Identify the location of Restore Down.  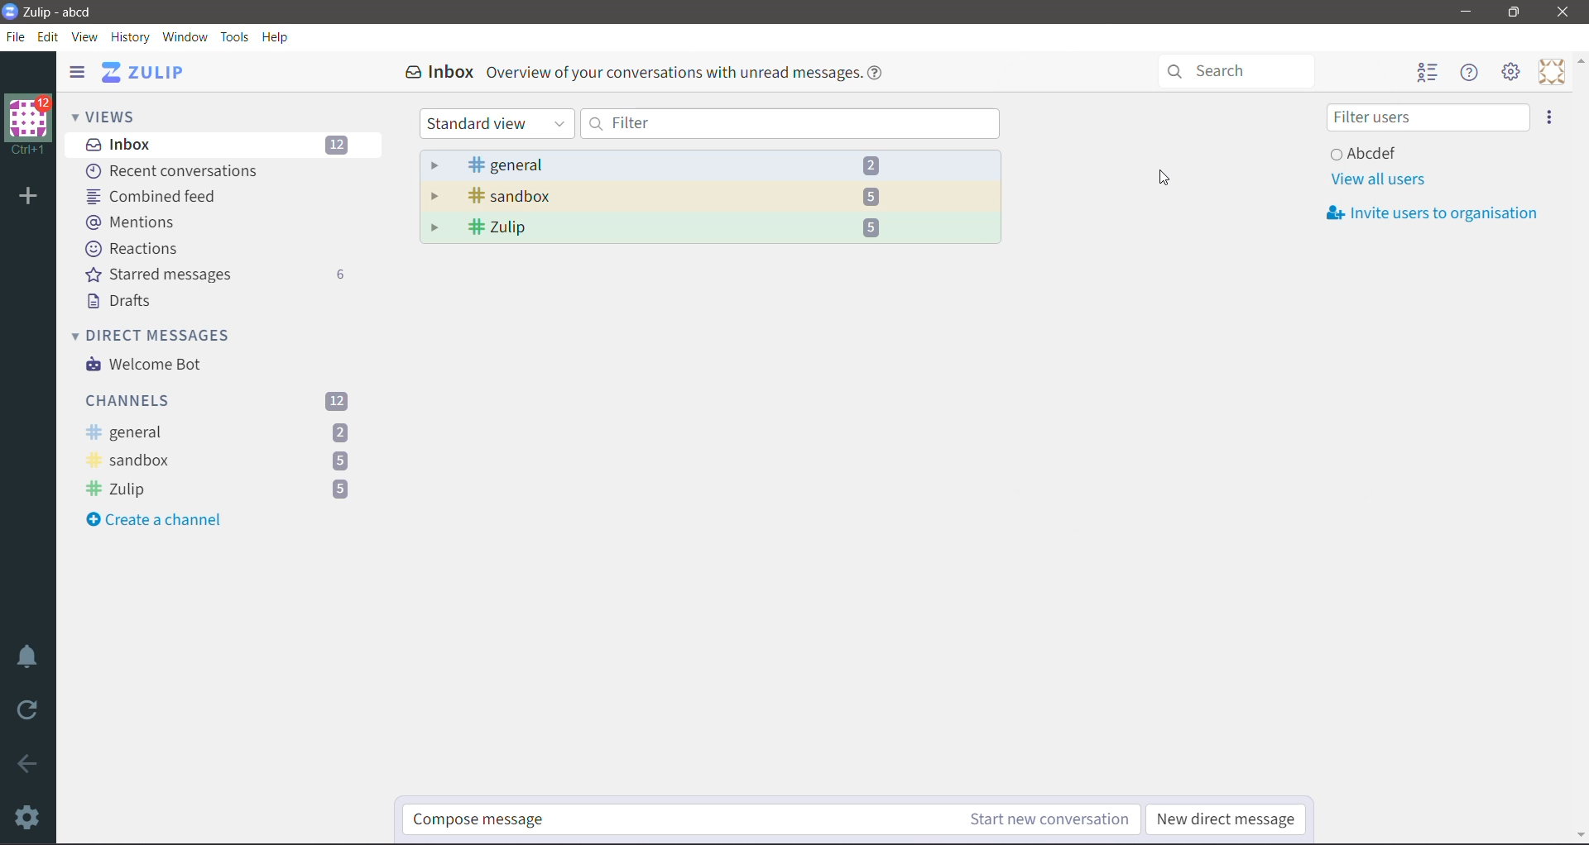
(1514, 14).